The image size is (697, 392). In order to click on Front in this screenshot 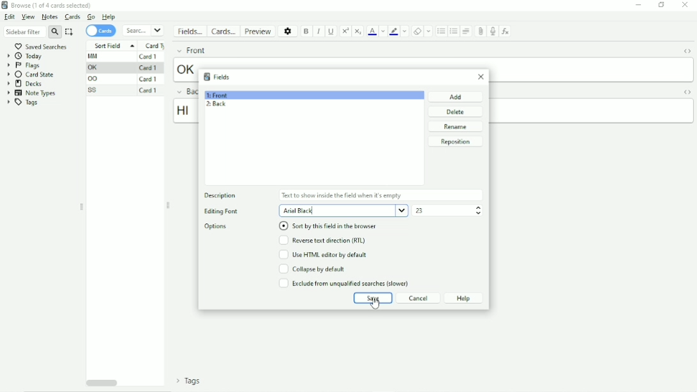, I will do `click(190, 50)`.